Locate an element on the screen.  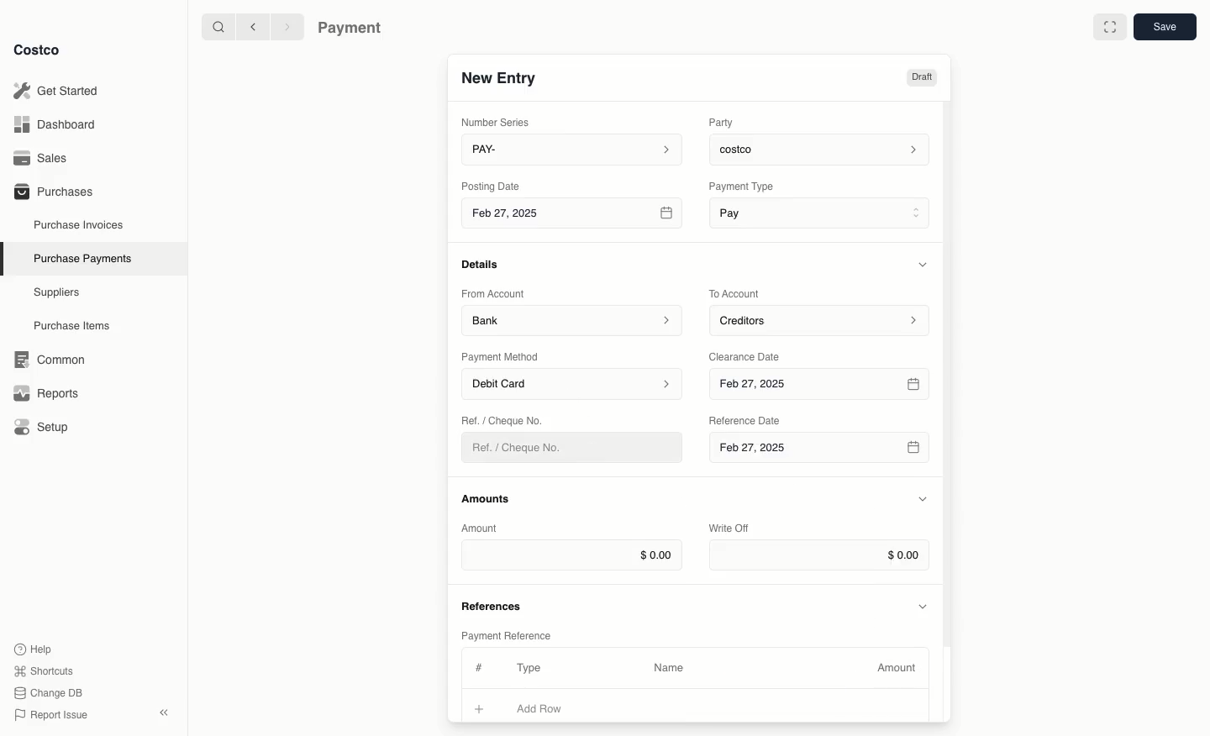
PAY- is located at coordinates (573, 149).